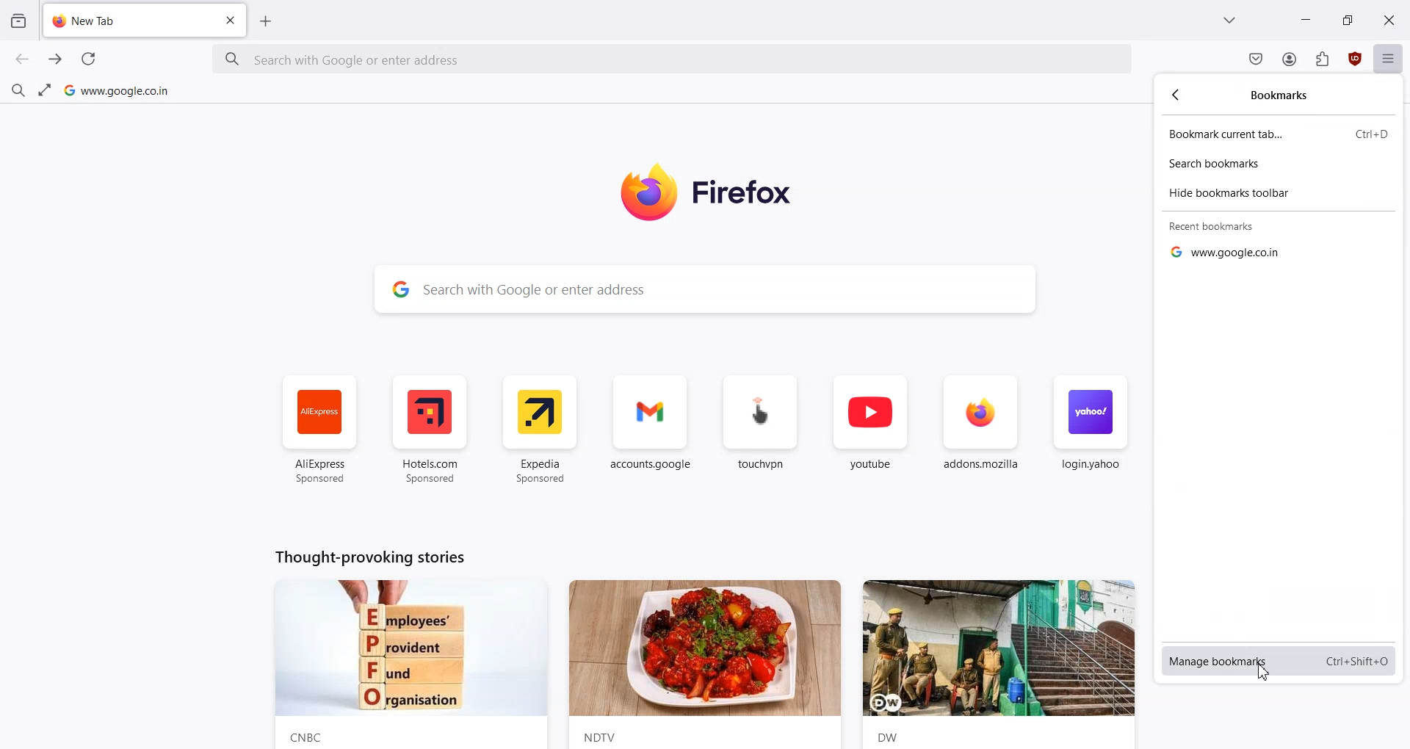  I want to click on Cursor, so click(1262, 669).